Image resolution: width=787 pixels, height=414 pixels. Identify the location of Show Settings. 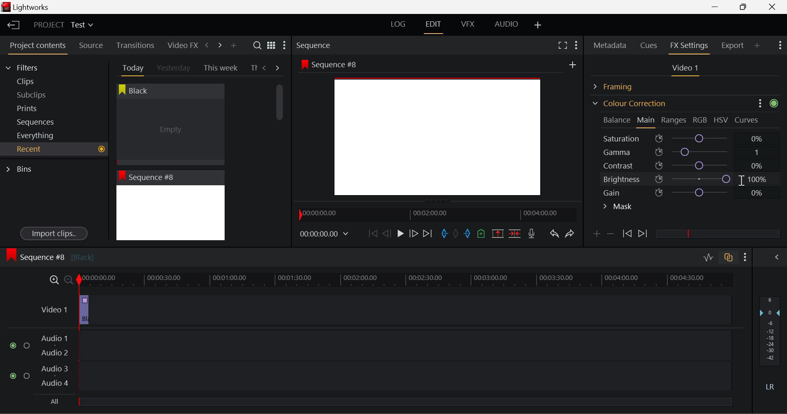
(575, 44).